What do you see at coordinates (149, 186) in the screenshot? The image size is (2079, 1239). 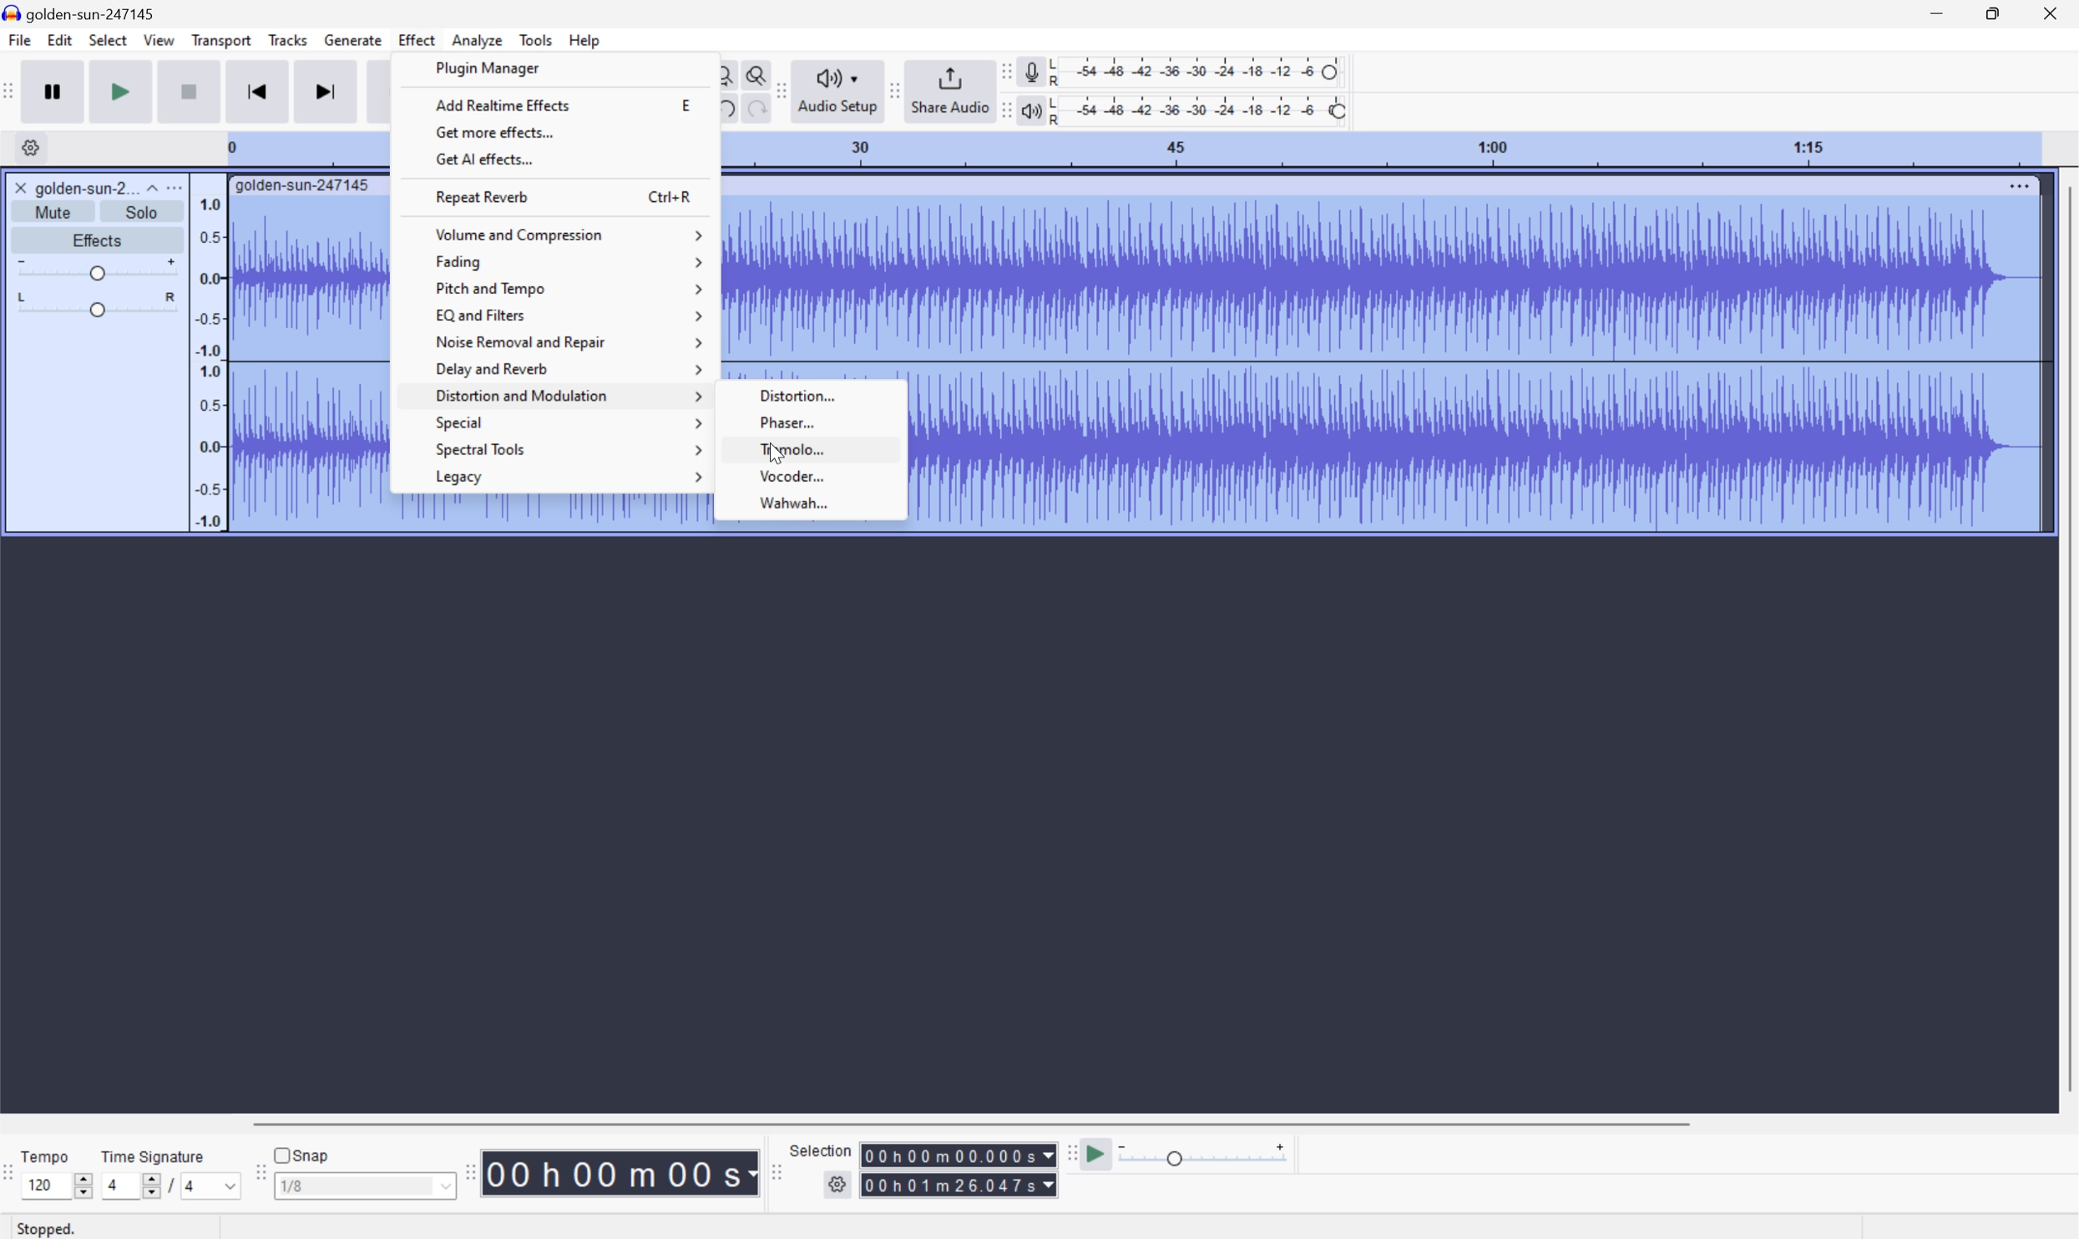 I see `Drop Down` at bounding box center [149, 186].